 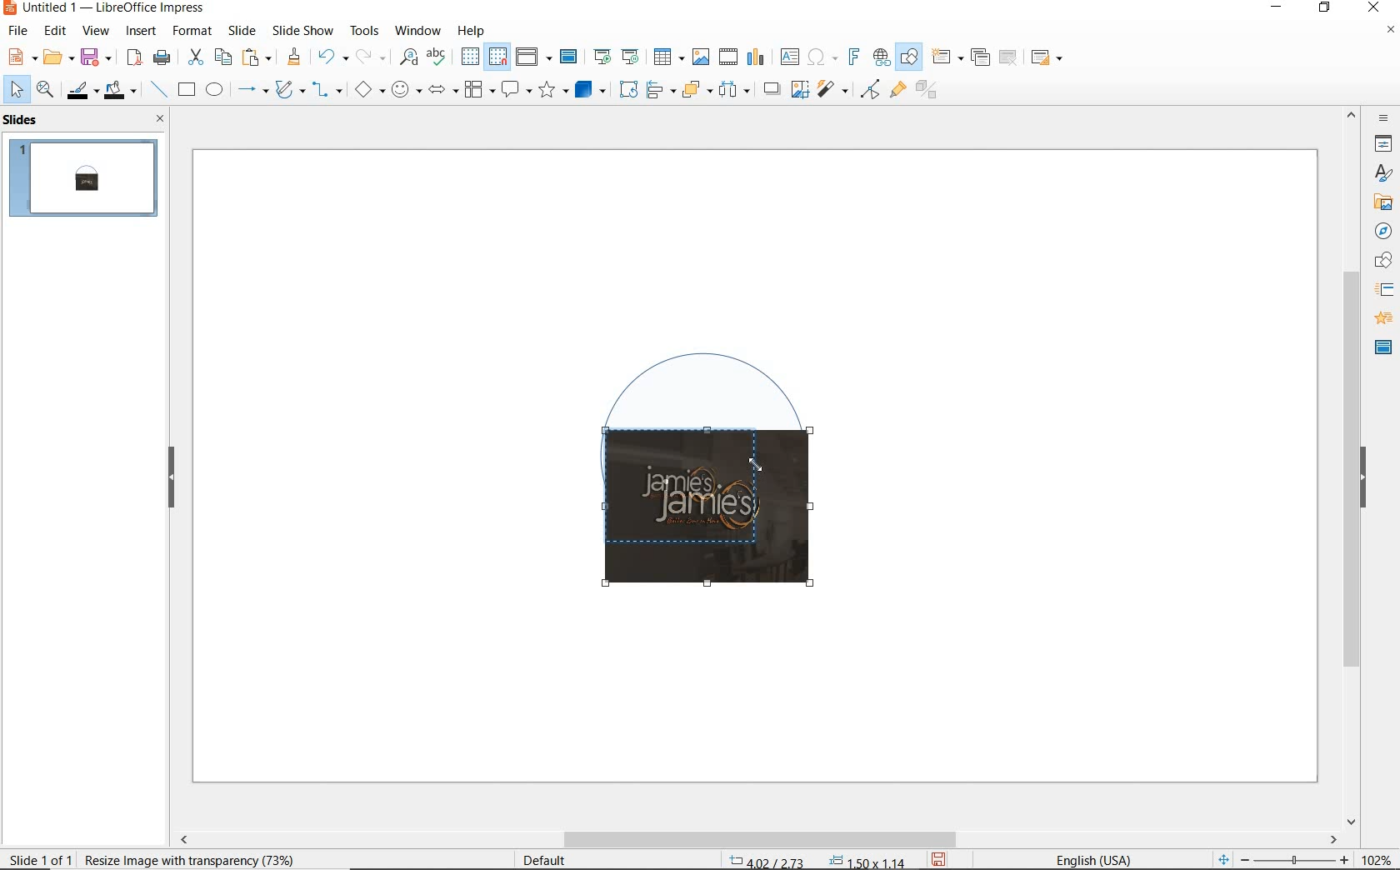 I want to click on coordinates, so click(x=815, y=862).